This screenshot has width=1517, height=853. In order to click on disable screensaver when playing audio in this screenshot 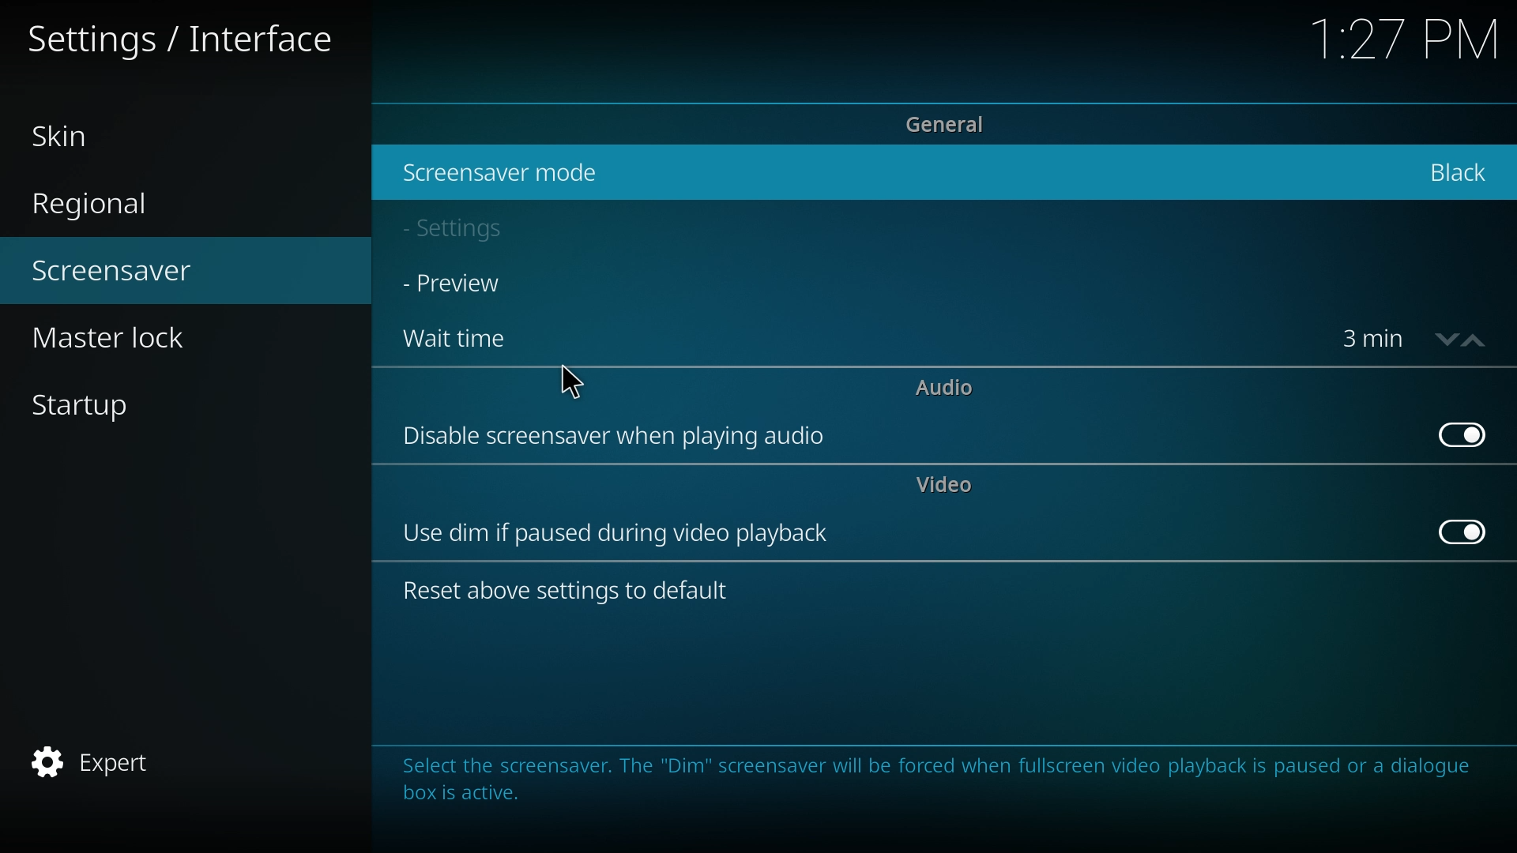, I will do `click(617, 437)`.